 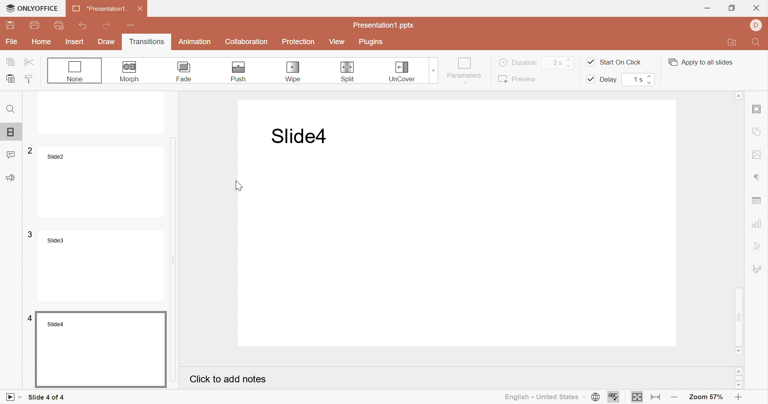 I want to click on Paragraph settings, so click(x=758, y=178).